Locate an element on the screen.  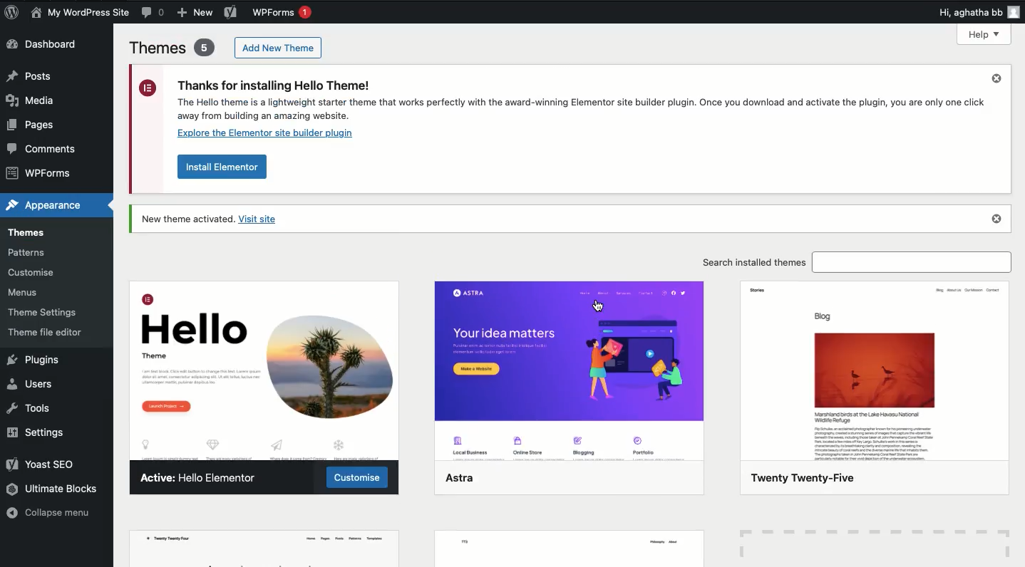
New theme activated  is located at coordinates (217, 219).